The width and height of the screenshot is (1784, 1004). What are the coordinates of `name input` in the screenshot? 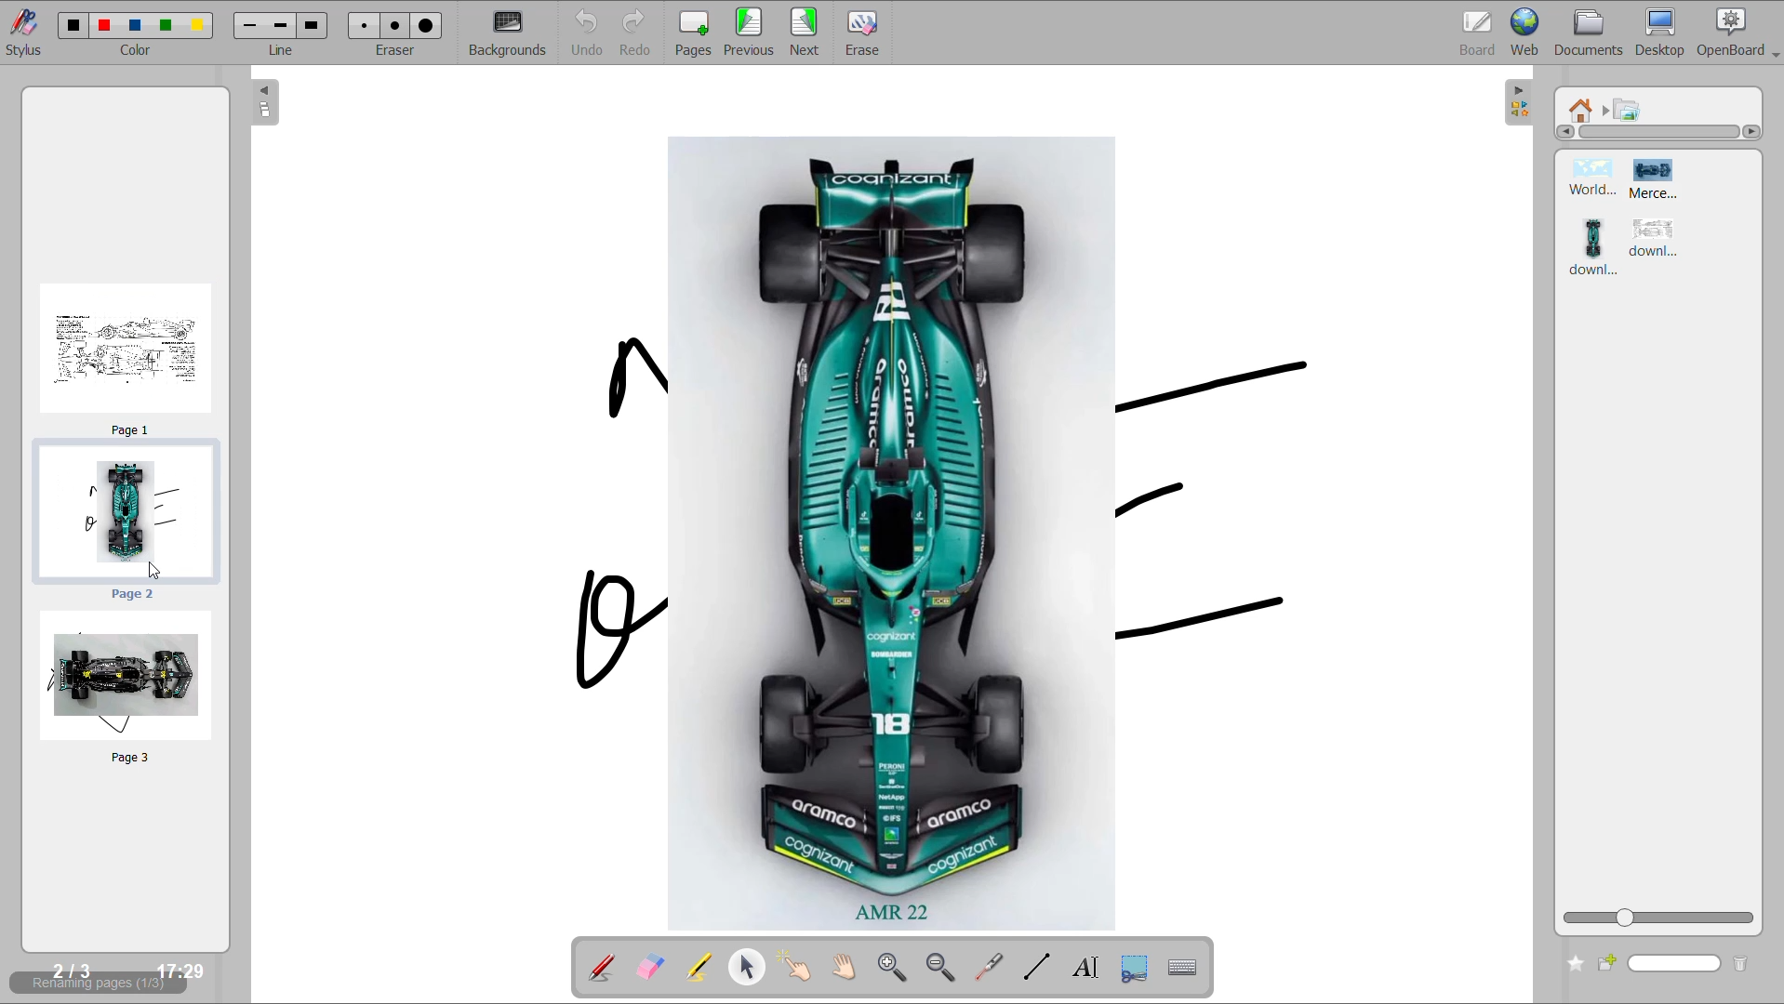 It's located at (1677, 961).